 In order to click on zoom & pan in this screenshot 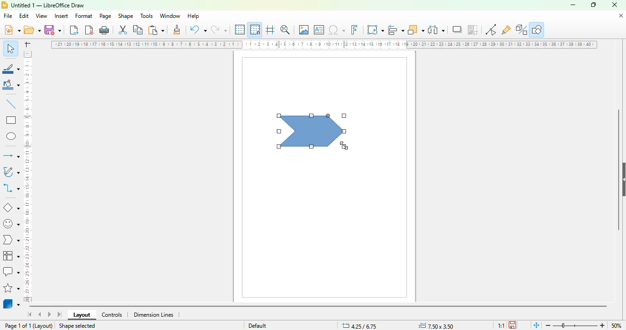, I will do `click(285, 29)`.